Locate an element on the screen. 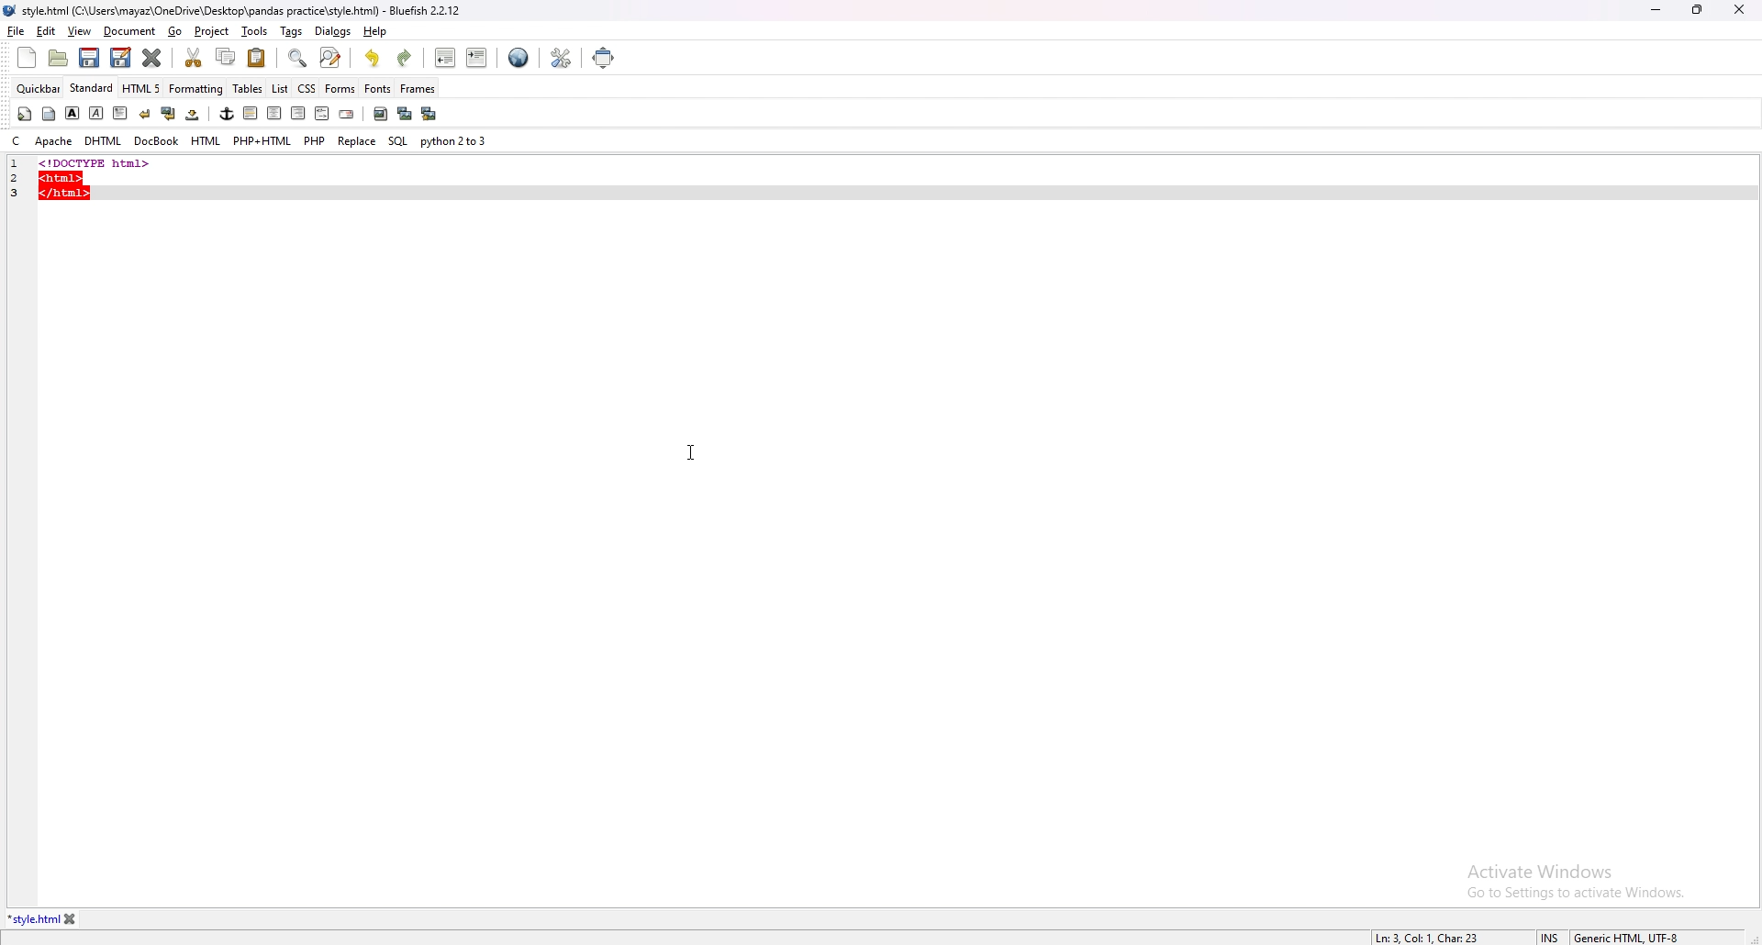 Image resolution: width=1762 pixels, height=945 pixels. frames is located at coordinates (418, 89).